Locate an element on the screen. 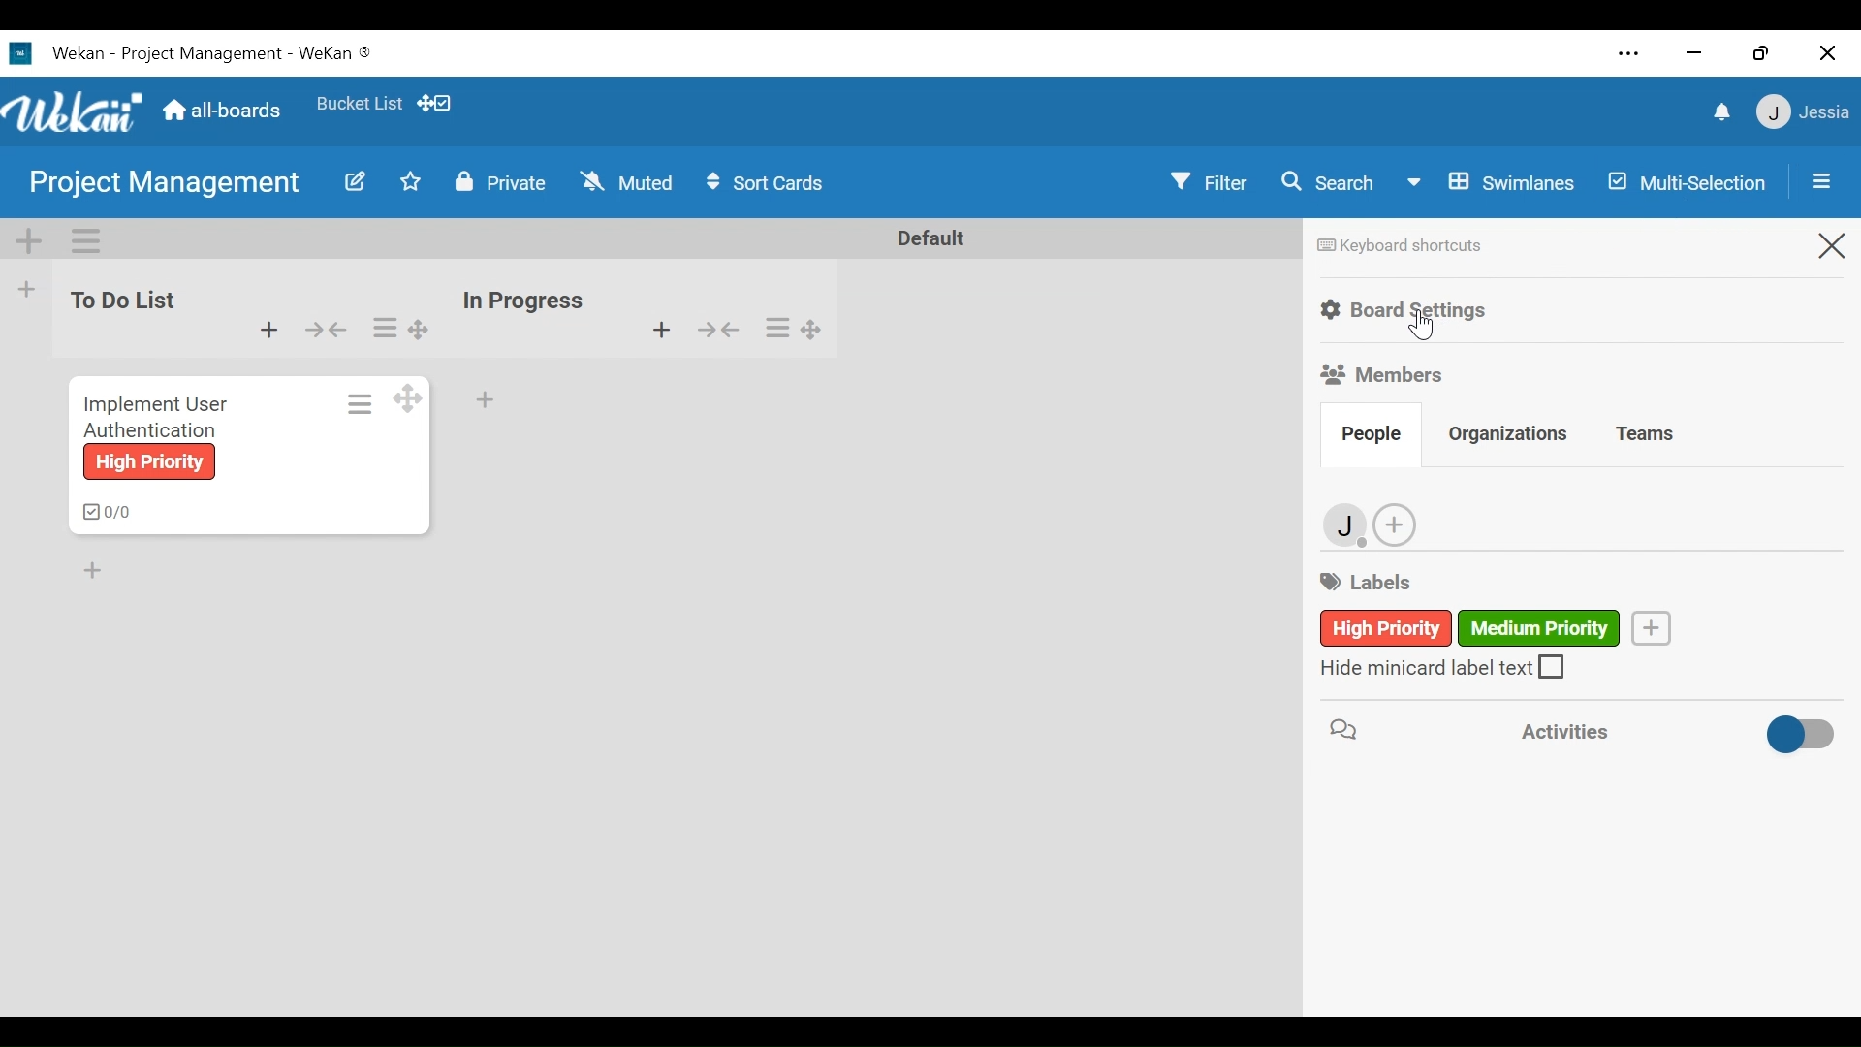 The height and width of the screenshot is (1047, 1861). Cursor is located at coordinates (1418, 327).